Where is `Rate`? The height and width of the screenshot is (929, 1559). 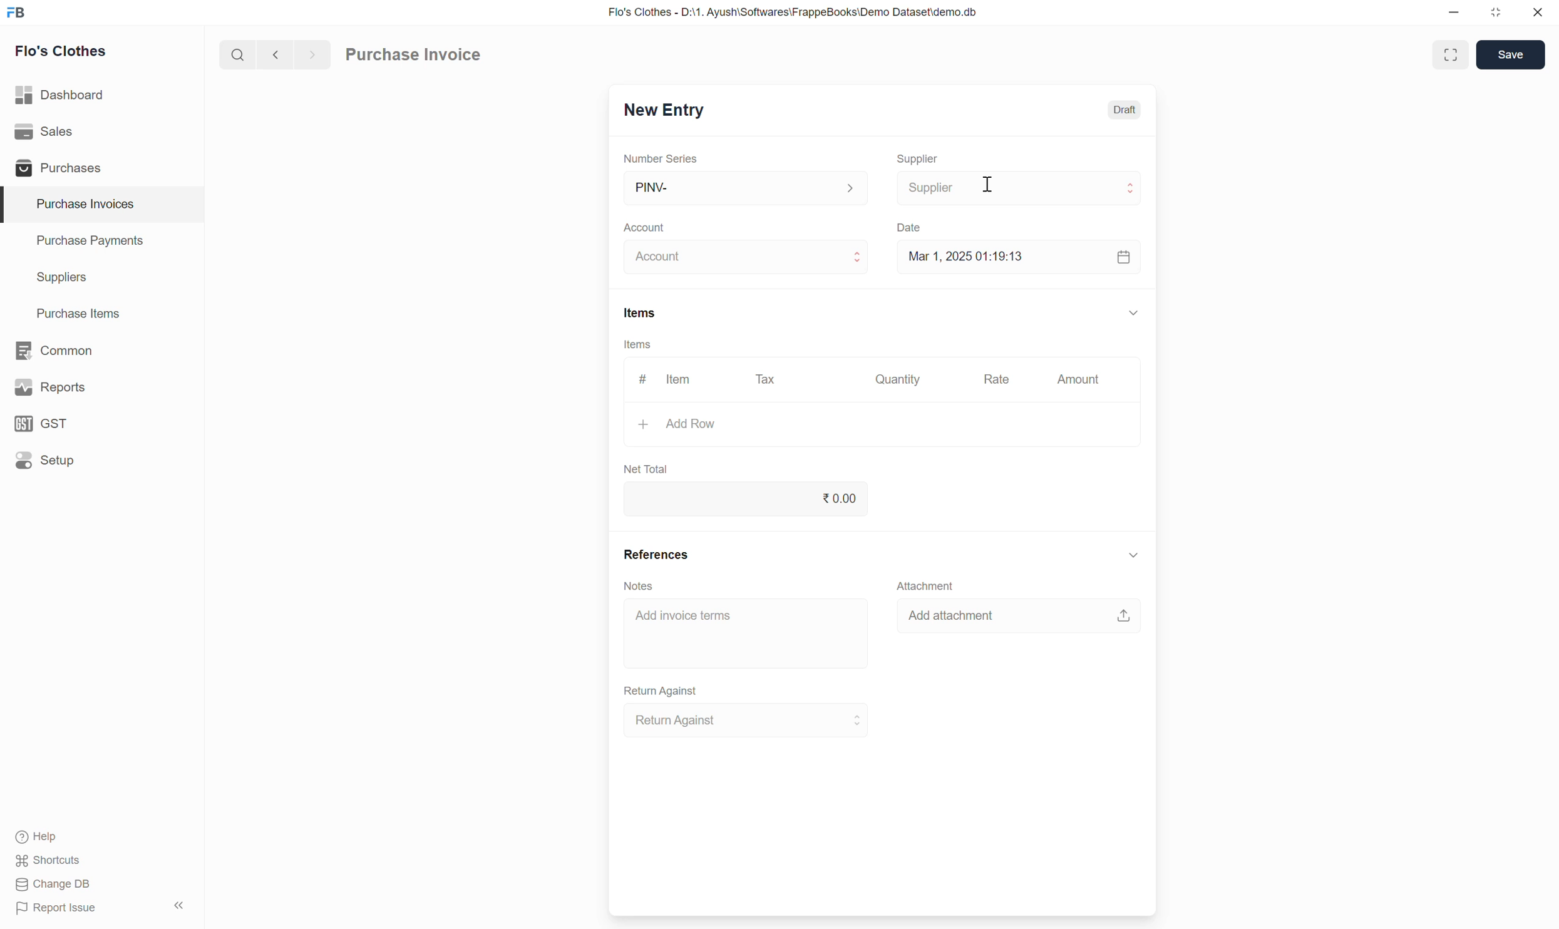 Rate is located at coordinates (999, 378).